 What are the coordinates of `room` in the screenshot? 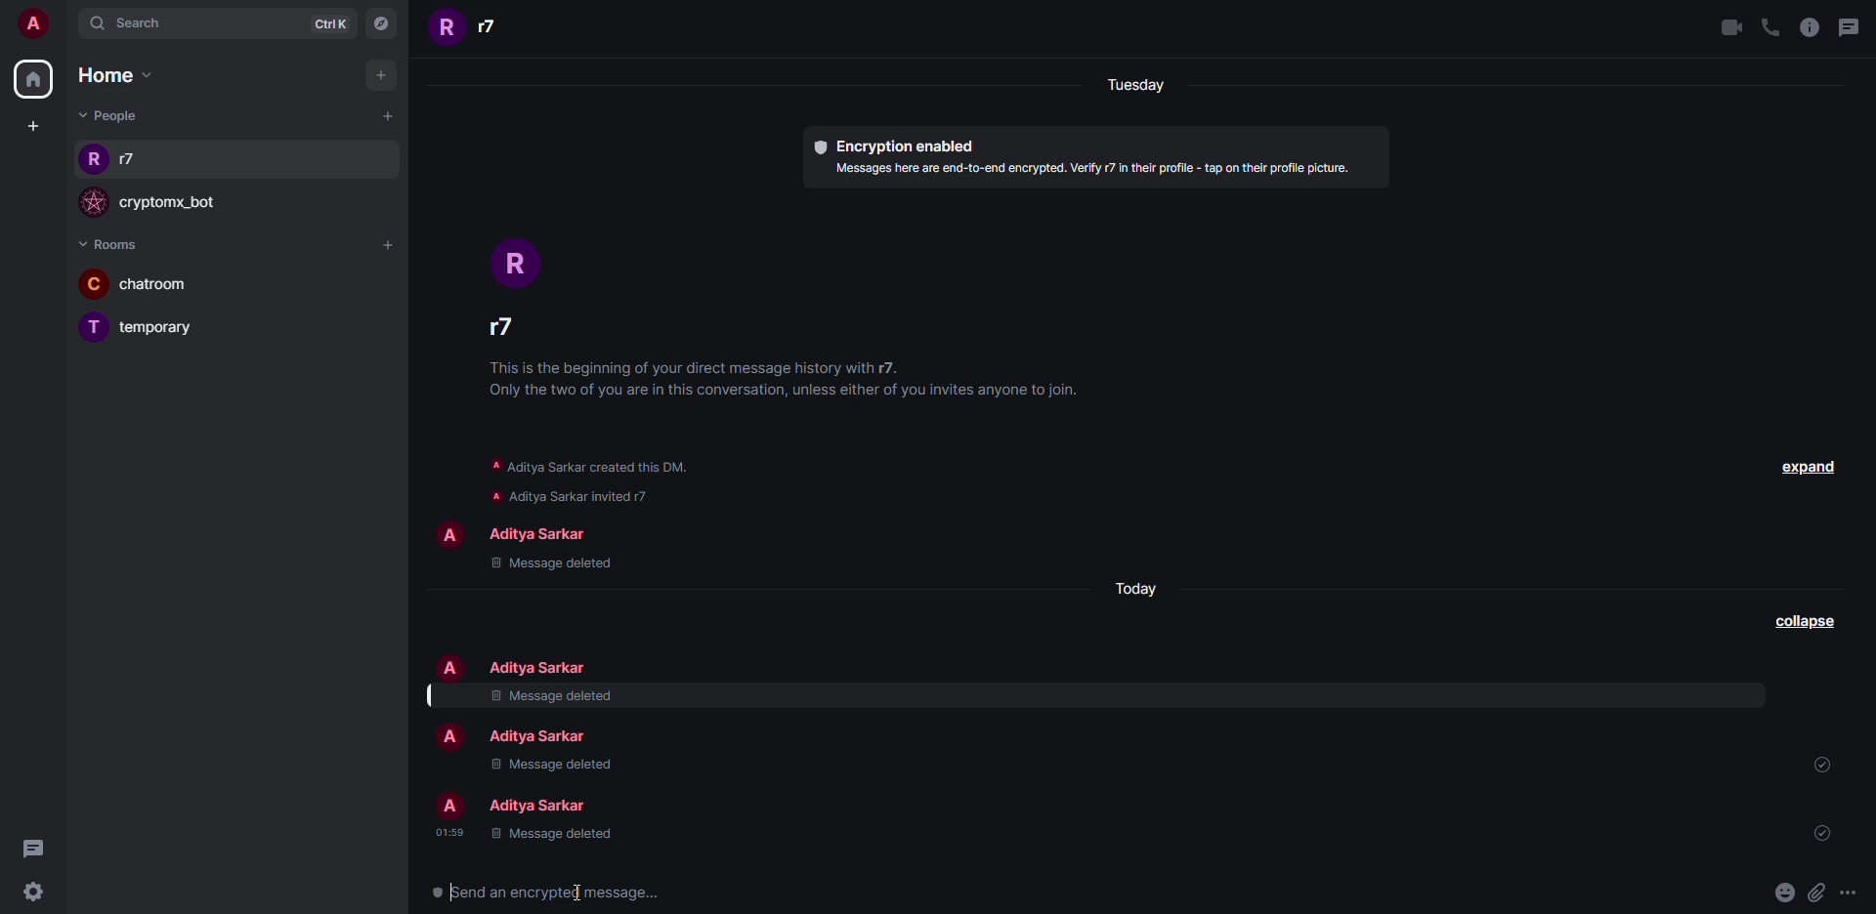 It's located at (168, 284).